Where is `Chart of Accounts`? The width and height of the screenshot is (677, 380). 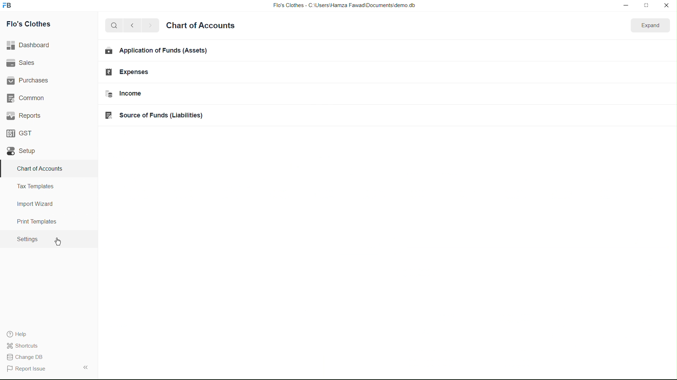 Chart of Accounts is located at coordinates (38, 168).